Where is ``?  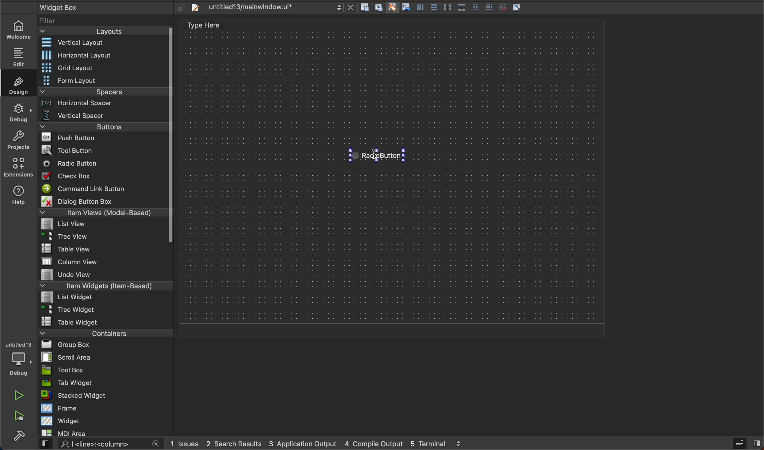
 is located at coordinates (104, 129).